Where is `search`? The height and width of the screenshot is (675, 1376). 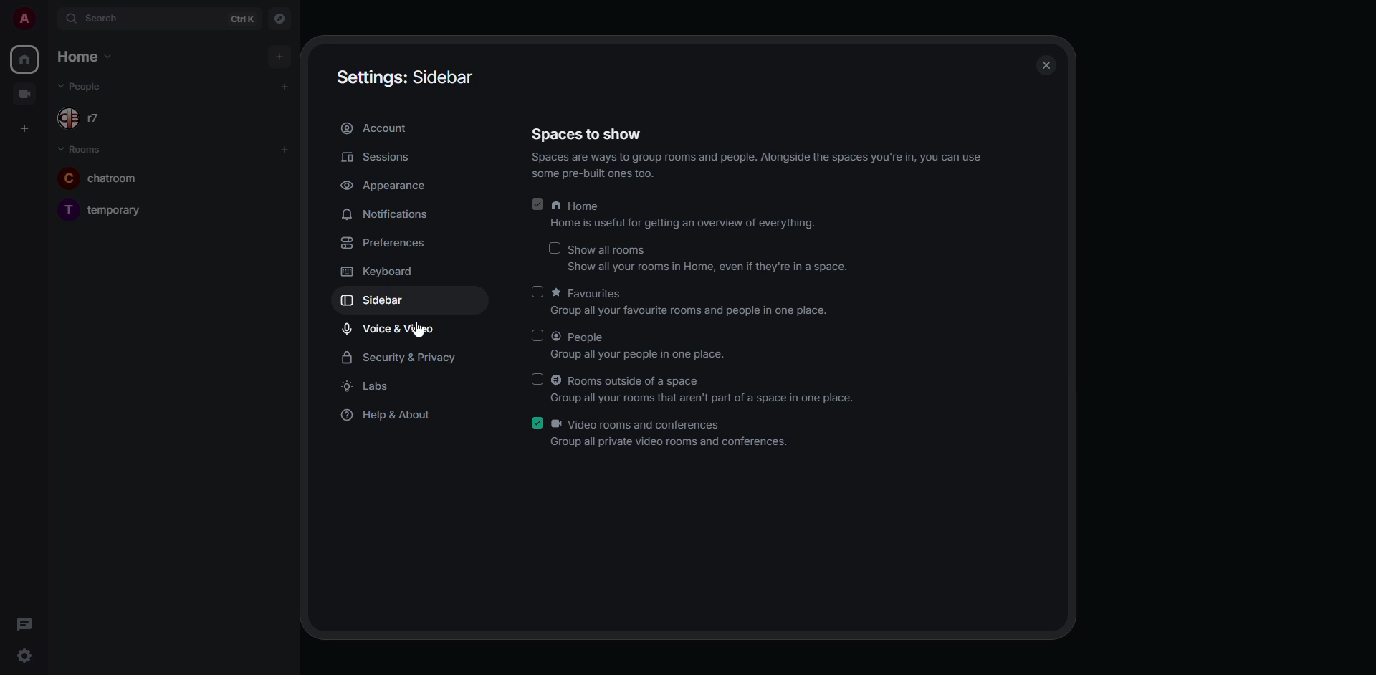
search is located at coordinates (105, 19).